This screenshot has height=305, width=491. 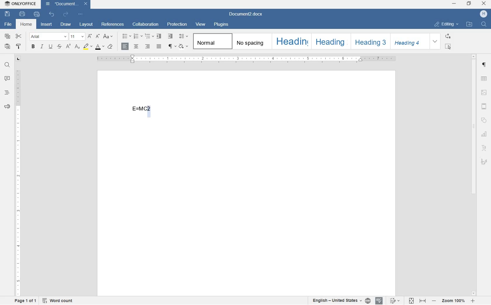 What do you see at coordinates (46, 25) in the screenshot?
I see `insert ` at bounding box center [46, 25].